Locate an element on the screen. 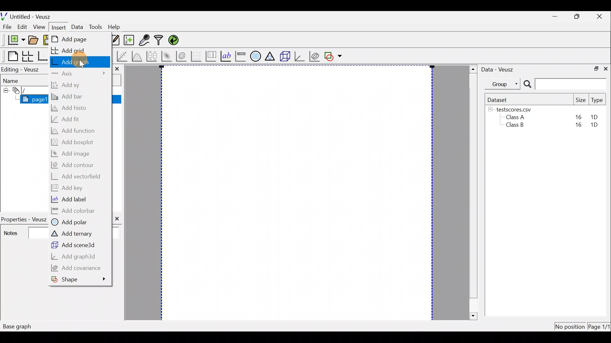 This screenshot has width=611, height=343. Add key is located at coordinates (68, 188).